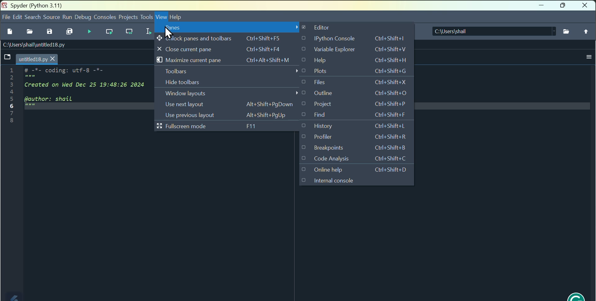 The image size is (596, 301). Describe the element at coordinates (356, 169) in the screenshot. I see `Online help` at that location.